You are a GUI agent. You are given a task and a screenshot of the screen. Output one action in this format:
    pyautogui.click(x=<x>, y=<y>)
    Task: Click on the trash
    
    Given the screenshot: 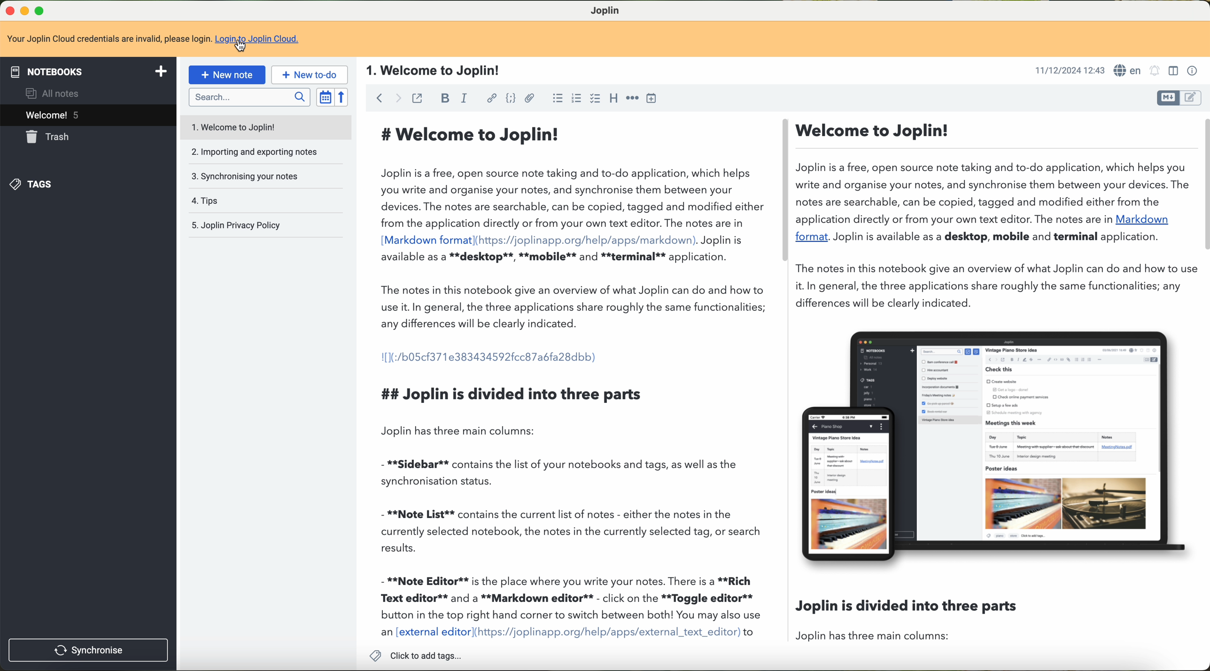 What is the action you would take?
    pyautogui.click(x=45, y=137)
    